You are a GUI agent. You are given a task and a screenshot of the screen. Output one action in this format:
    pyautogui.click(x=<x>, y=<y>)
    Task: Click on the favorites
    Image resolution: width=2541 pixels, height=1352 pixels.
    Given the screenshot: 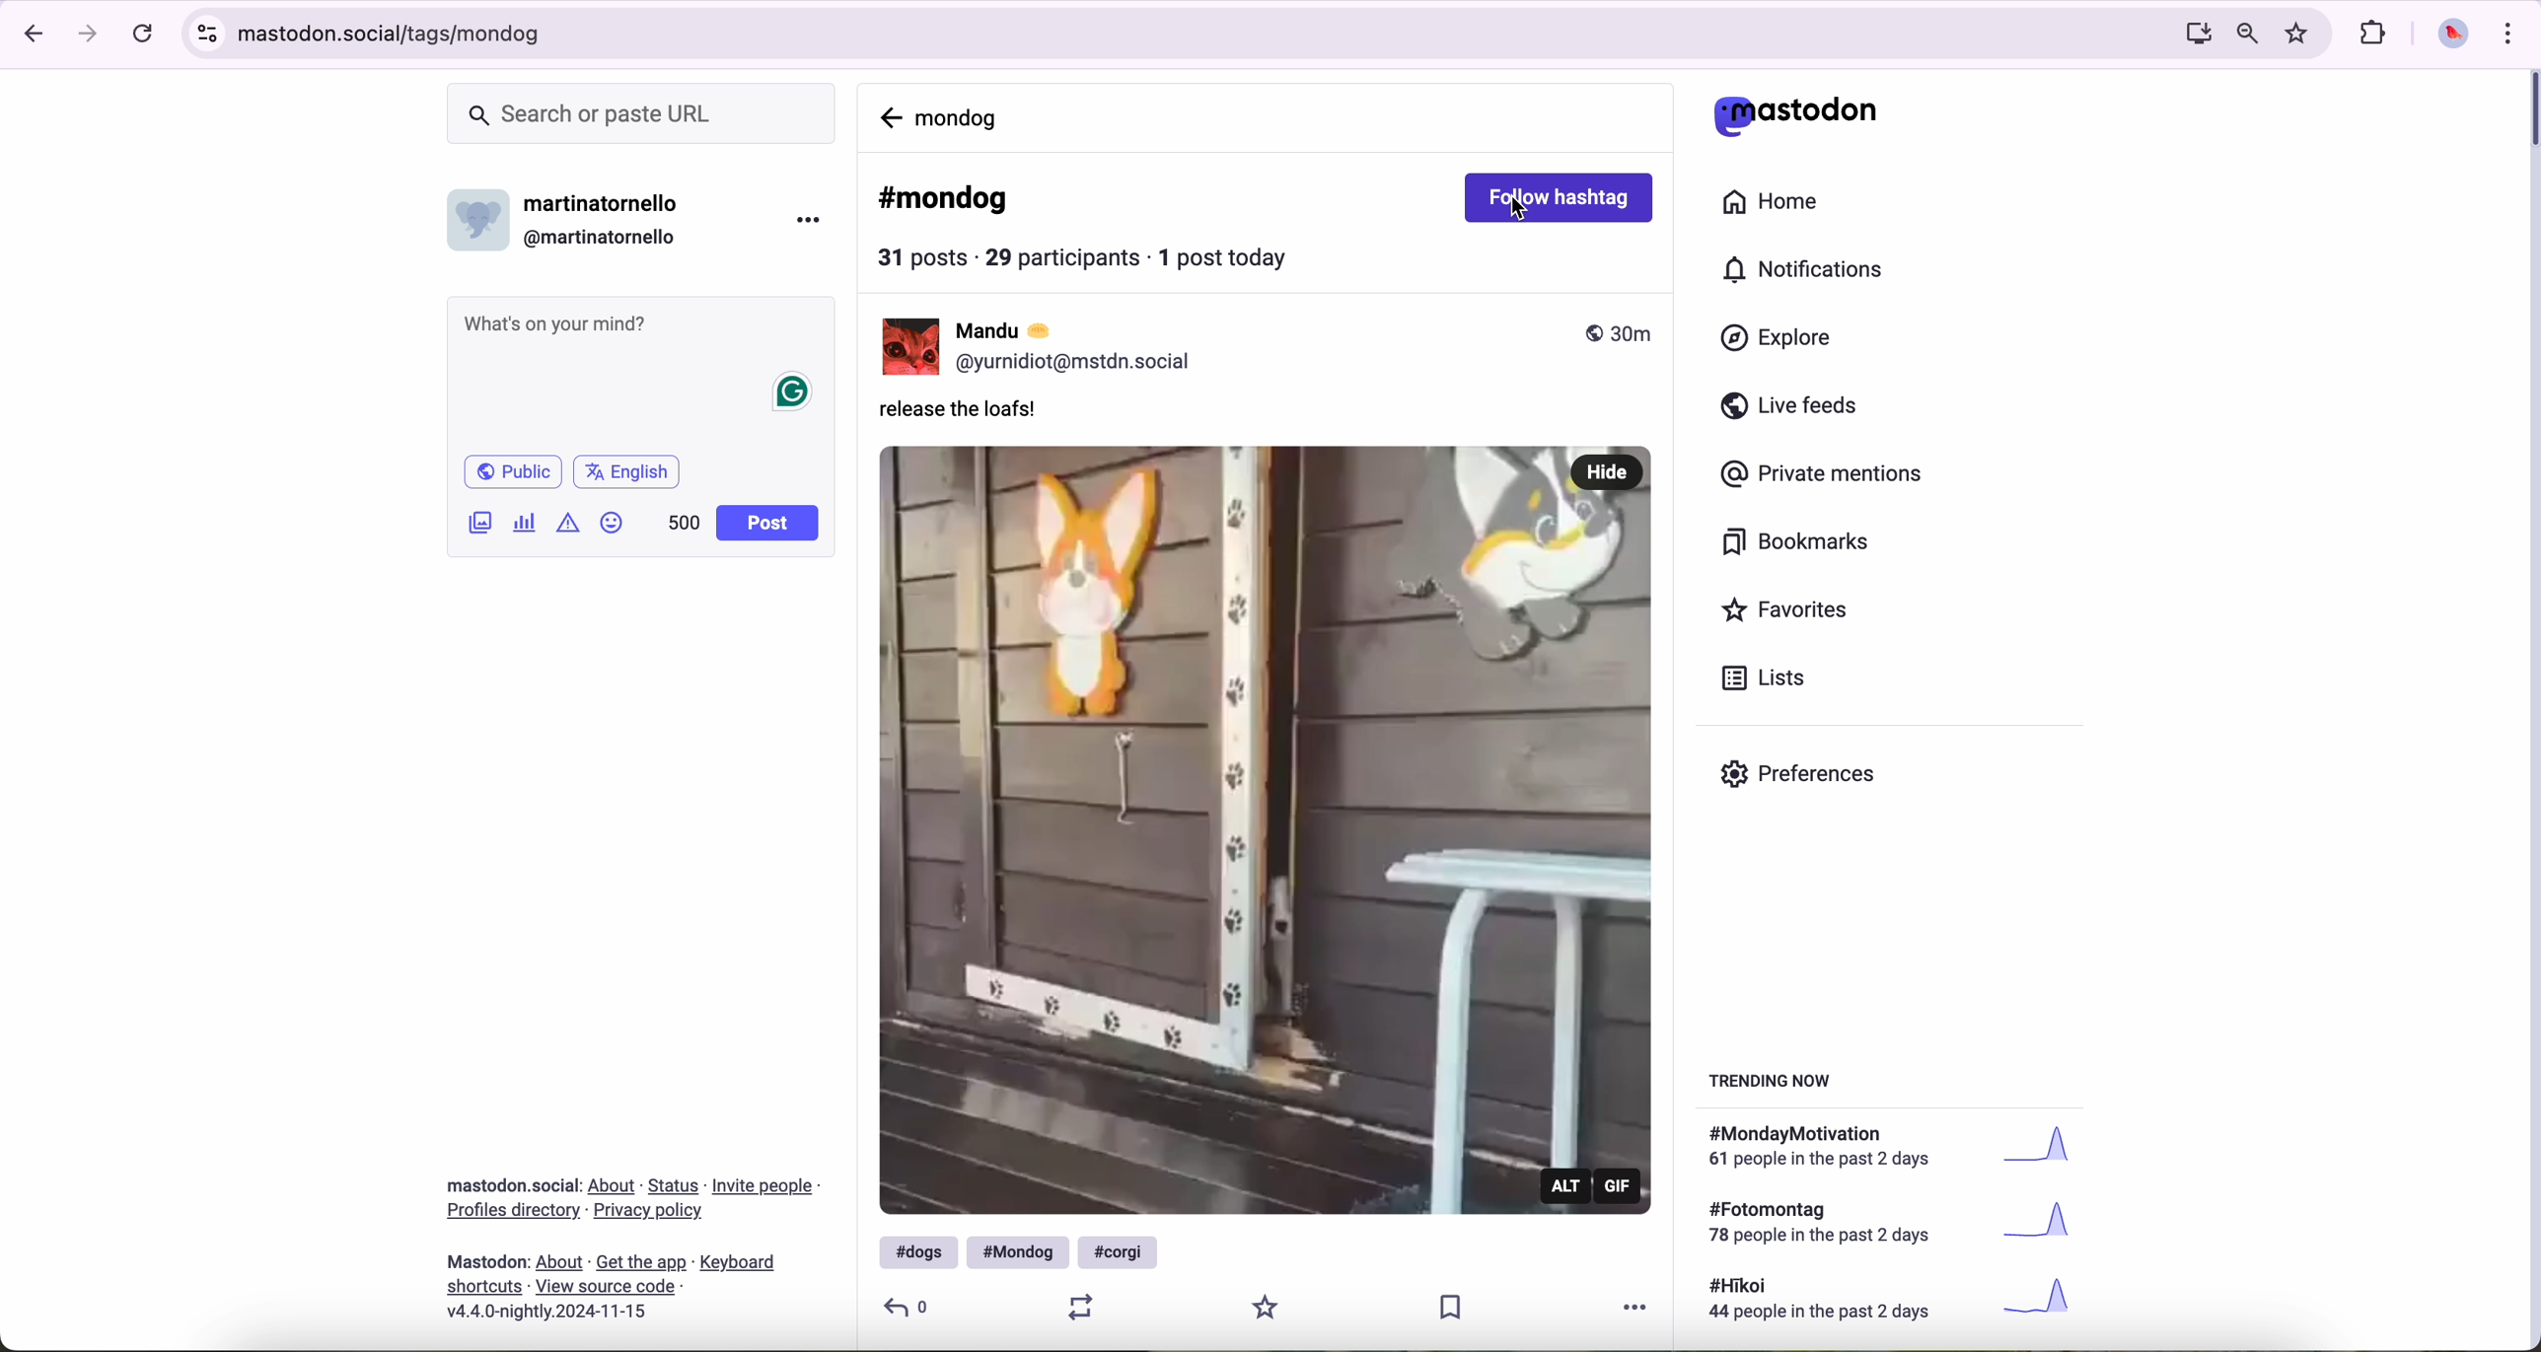 What is the action you would take?
    pyautogui.click(x=2299, y=33)
    